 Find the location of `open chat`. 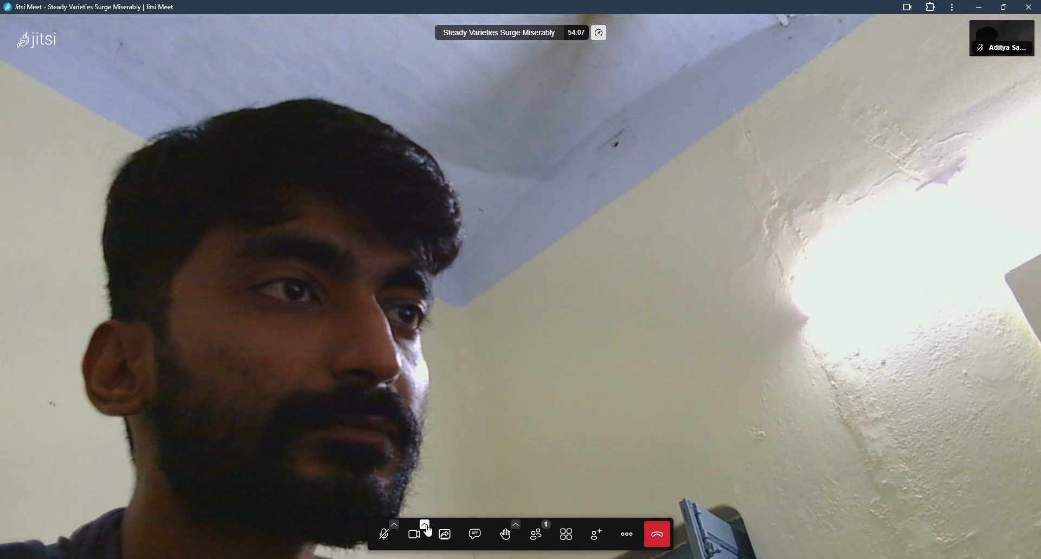

open chat is located at coordinates (475, 533).